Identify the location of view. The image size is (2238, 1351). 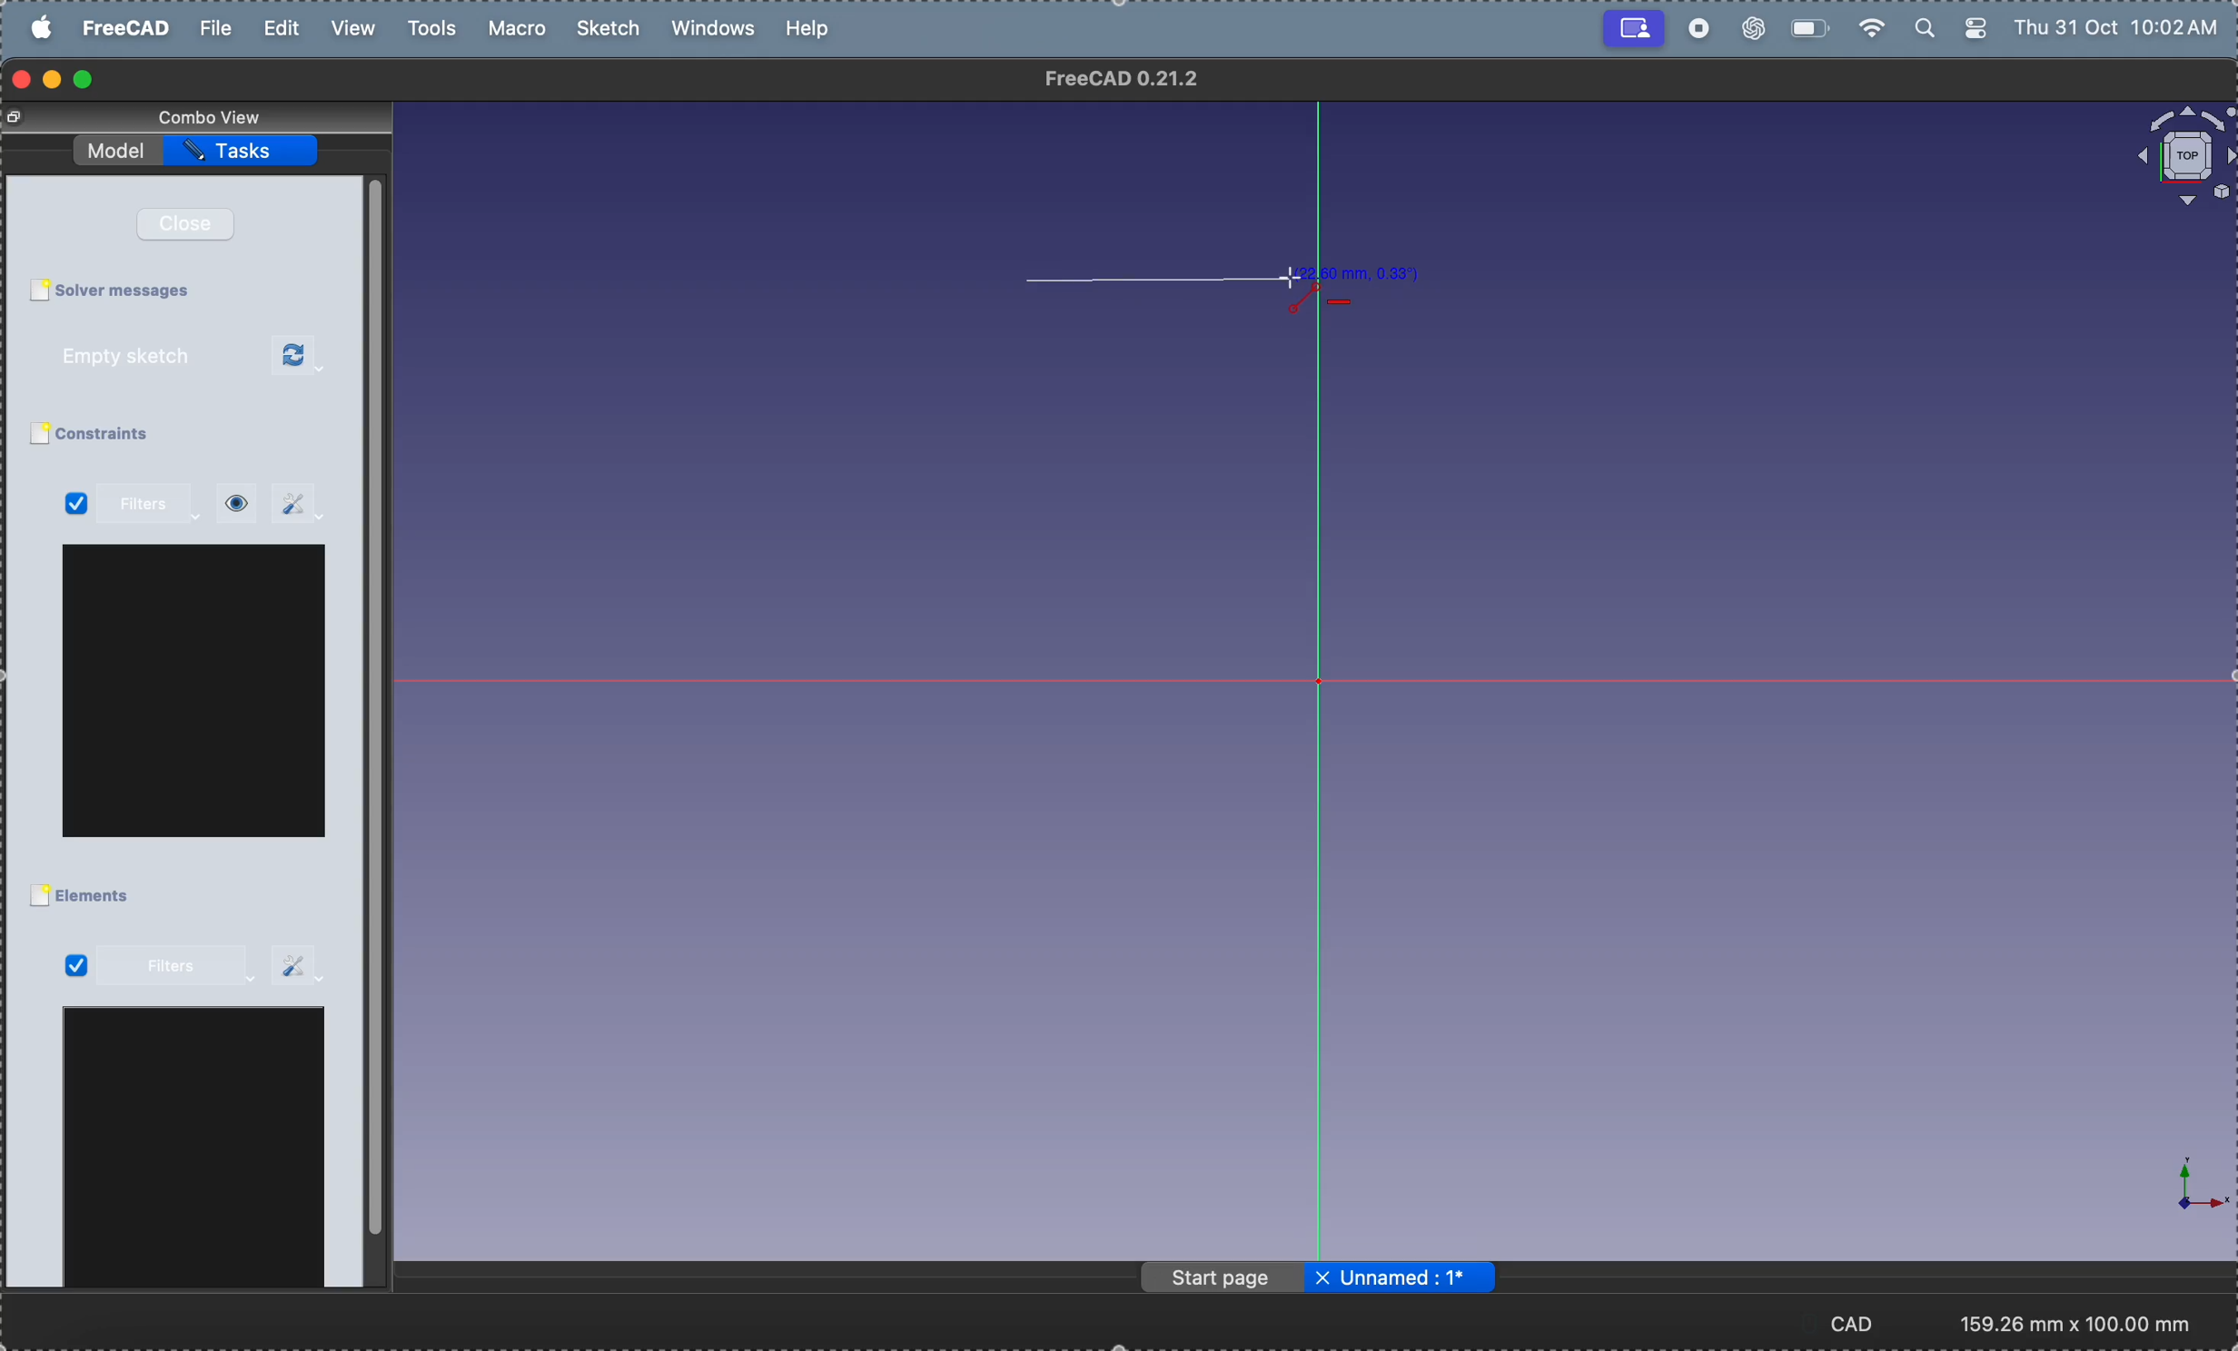
(351, 28).